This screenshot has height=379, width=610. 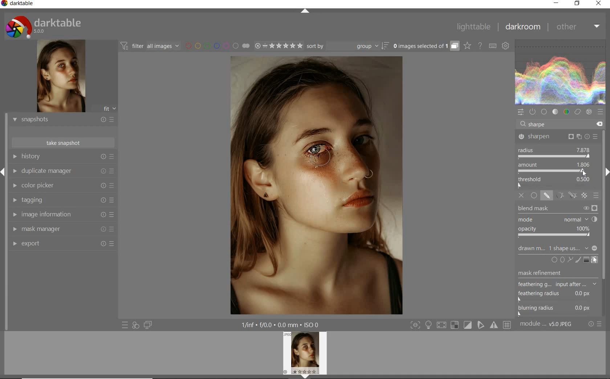 What do you see at coordinates (533, 112) in the screenshot?
I see `show only active modules` at bounding box center [533, 112].